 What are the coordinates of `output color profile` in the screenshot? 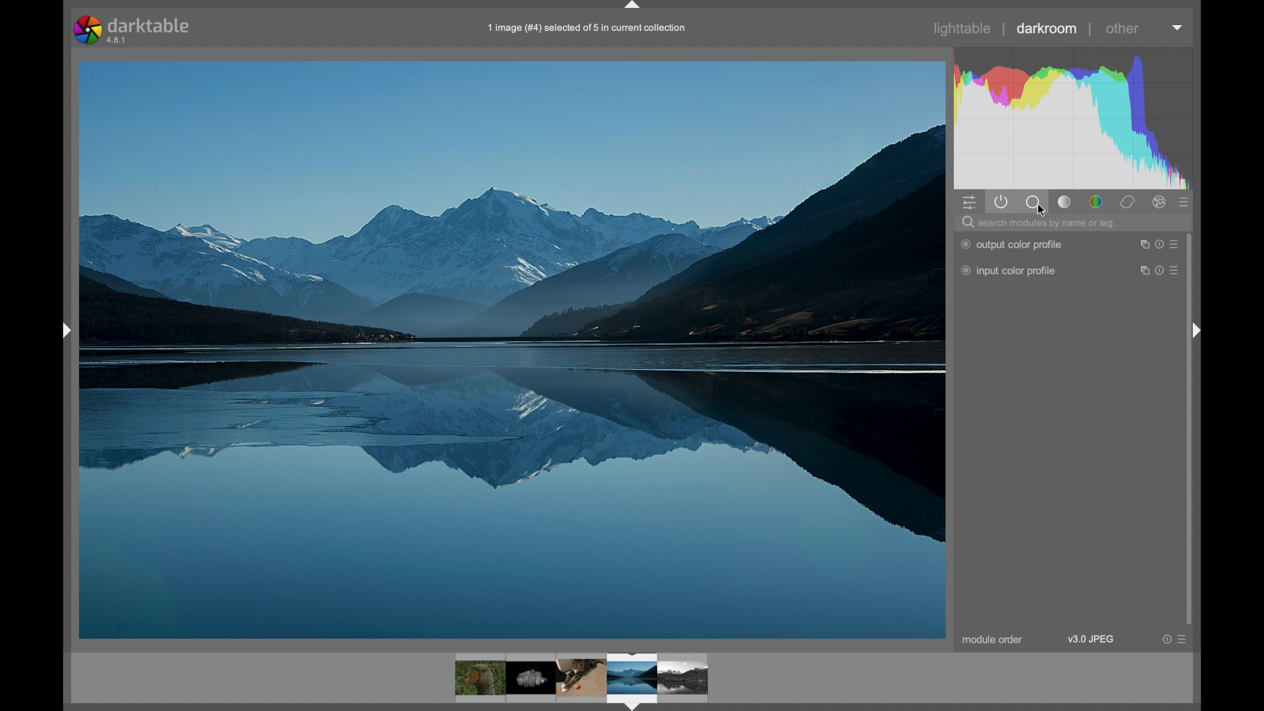 It's located at (1011, 244).